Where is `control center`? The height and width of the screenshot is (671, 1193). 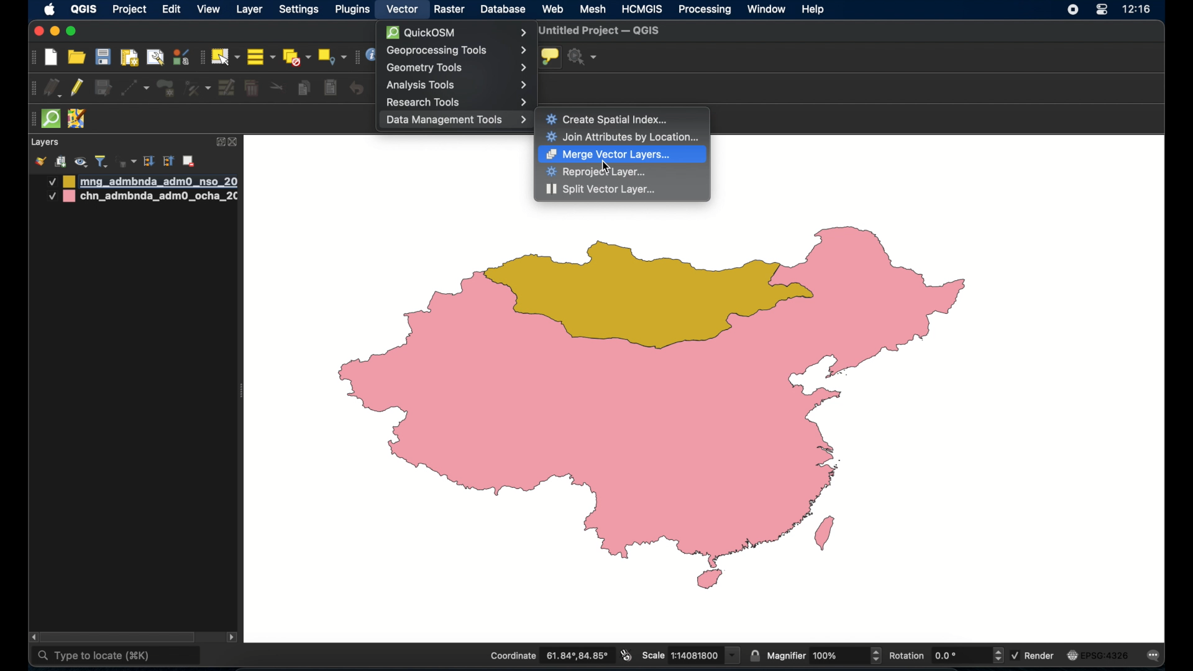
control center is located at coordinates (1101, 11).